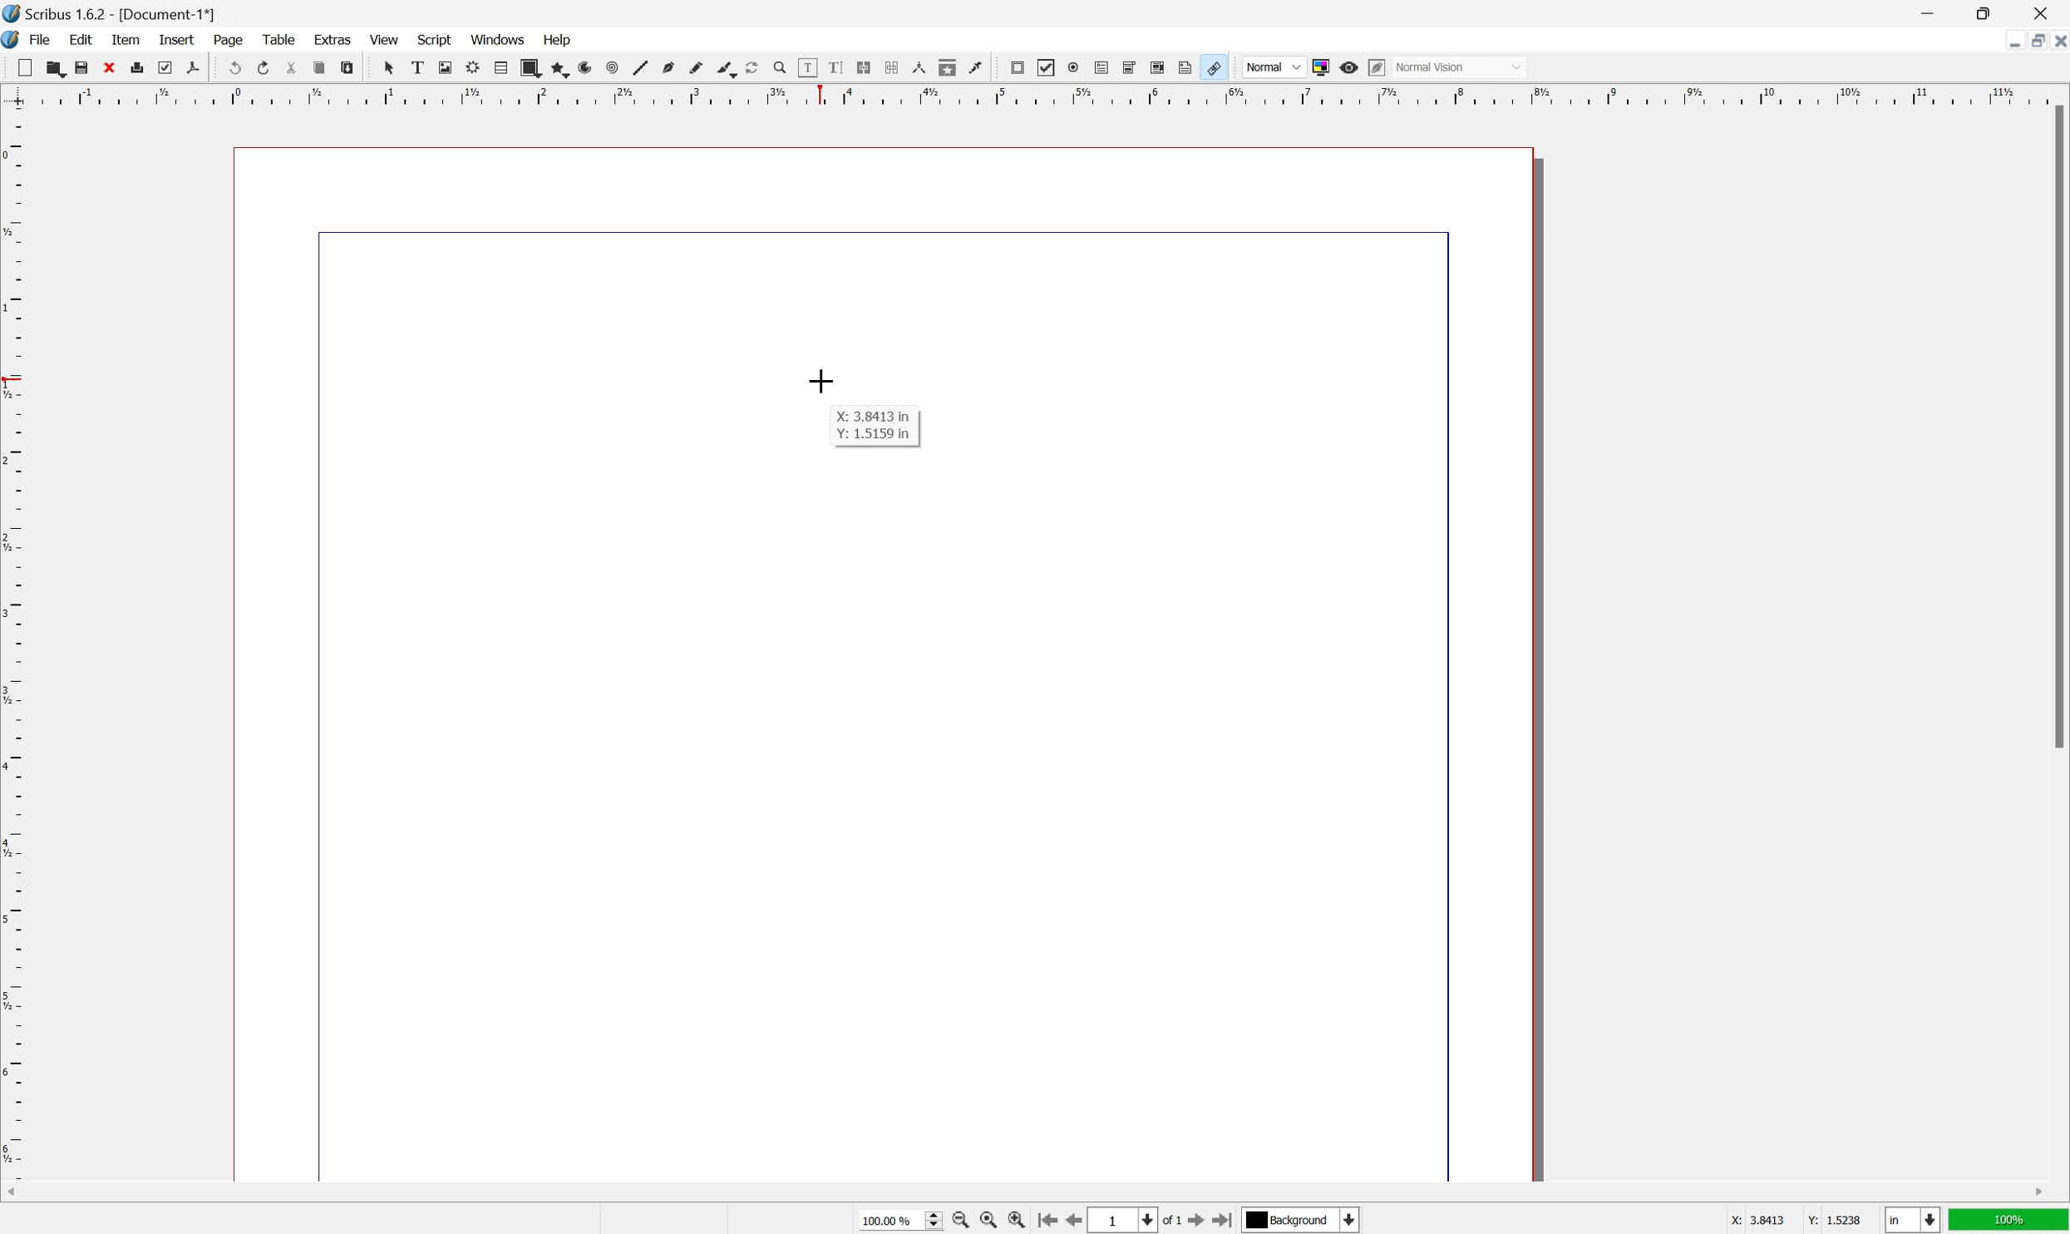 The height and width of the screenshot is (1234, 2070). I want to click on close, so click(2057, 44).